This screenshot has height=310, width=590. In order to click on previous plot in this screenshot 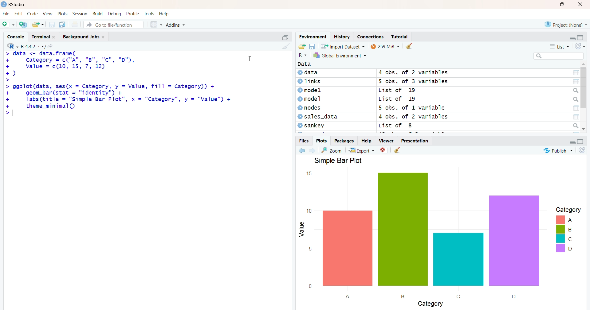, I will do `click(302, 151)`.